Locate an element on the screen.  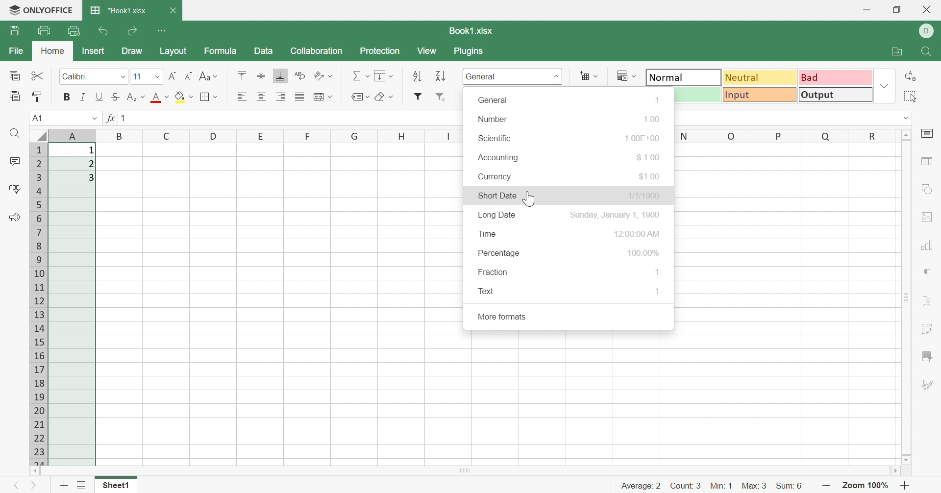
Conditional formatting is located at coordinates (624, 74).